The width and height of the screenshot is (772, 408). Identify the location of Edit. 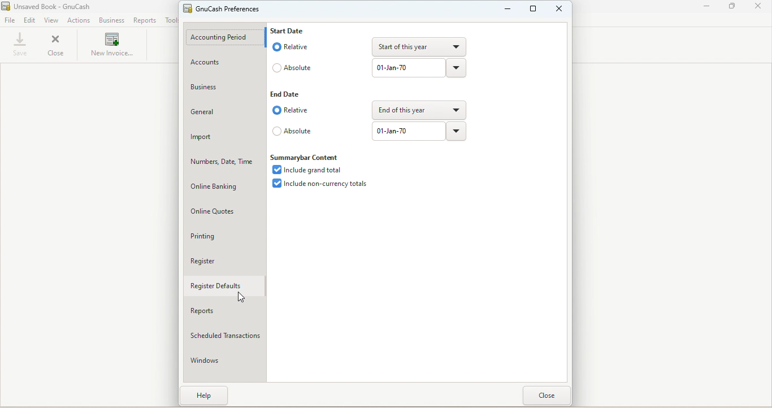
(30, 21).